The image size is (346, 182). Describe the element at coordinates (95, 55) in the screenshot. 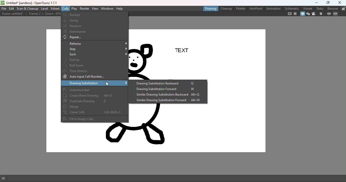

I see `Each` at that location.